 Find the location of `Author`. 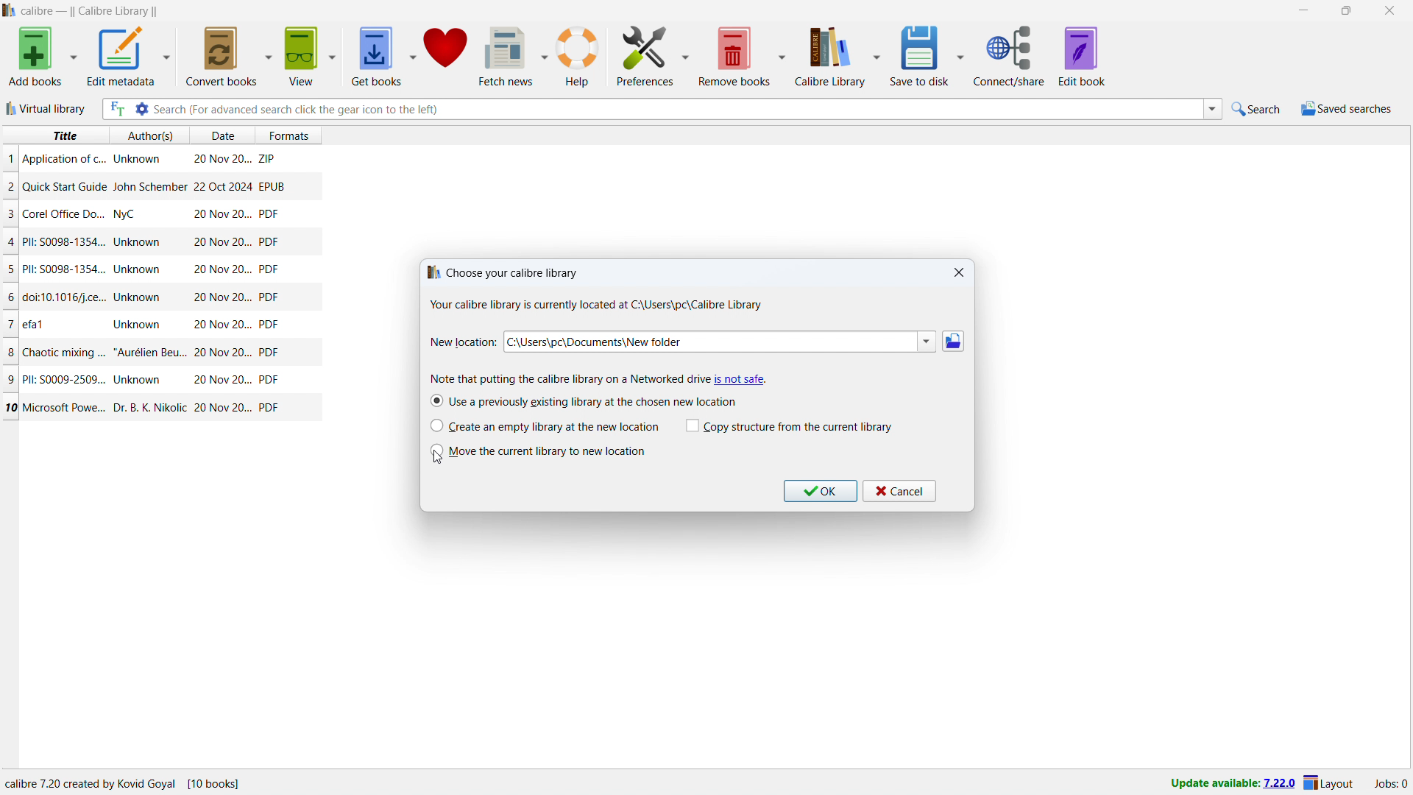

Author is located at coordinates (135, 160).